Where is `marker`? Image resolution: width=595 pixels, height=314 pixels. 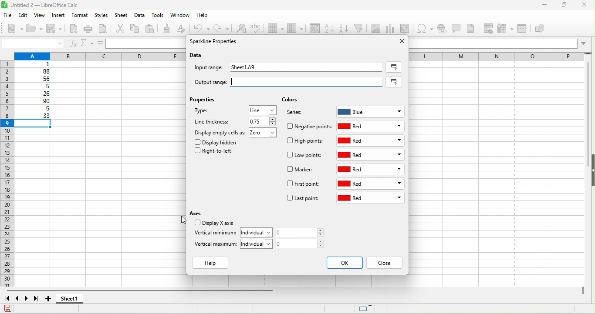 marker is located at coordinates (301, 170).